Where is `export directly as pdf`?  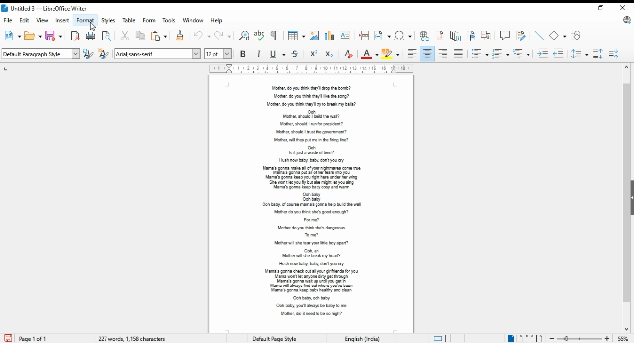 export directly as pdf is located at coordinates (75, 35).